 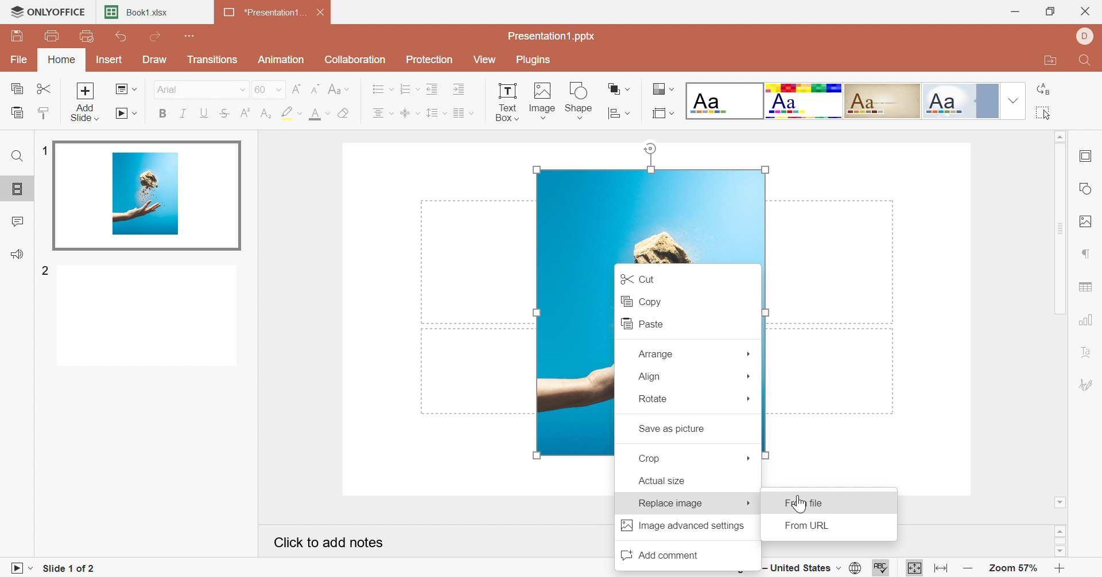 I want to click on Select All, so click(x=1043, y=114).